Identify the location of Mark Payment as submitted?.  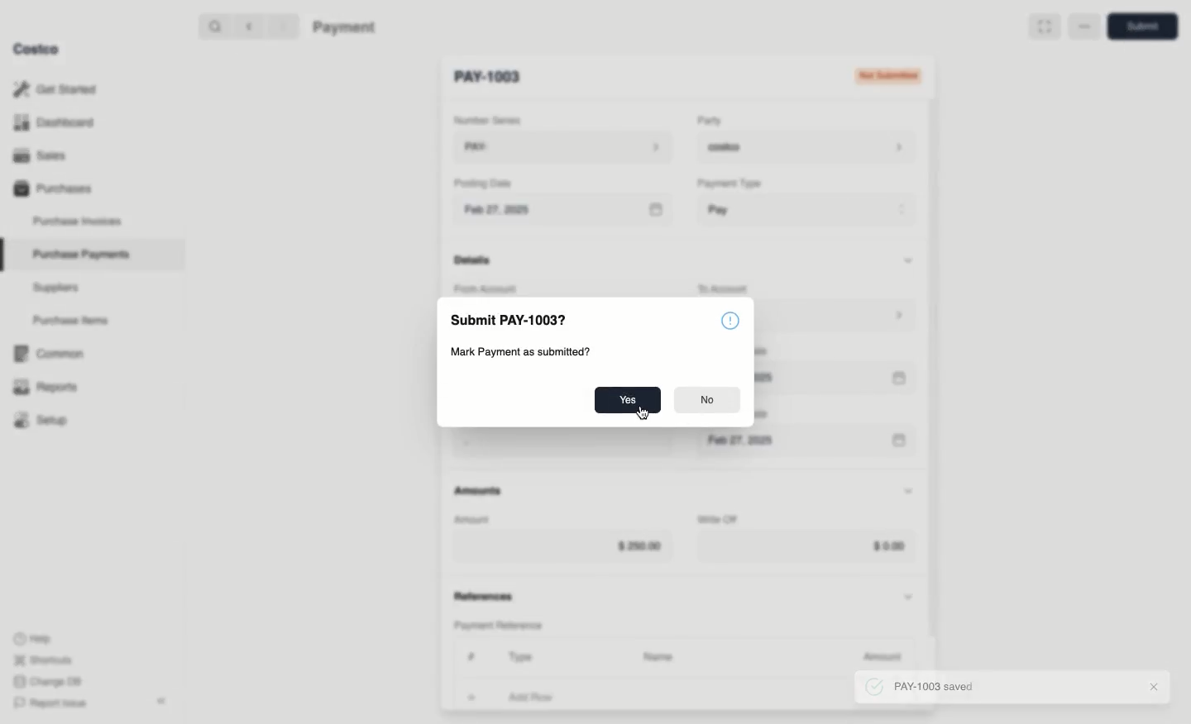
(528, 355).